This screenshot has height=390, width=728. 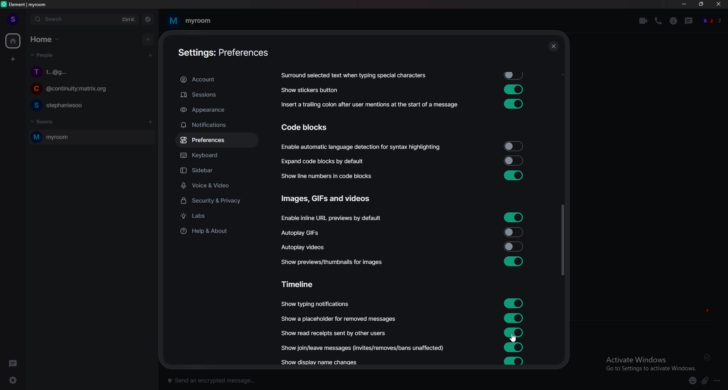 What do you see at coordinates (674, 21) in the screenshot?
I see `room info` at bounding box center [674, 21].